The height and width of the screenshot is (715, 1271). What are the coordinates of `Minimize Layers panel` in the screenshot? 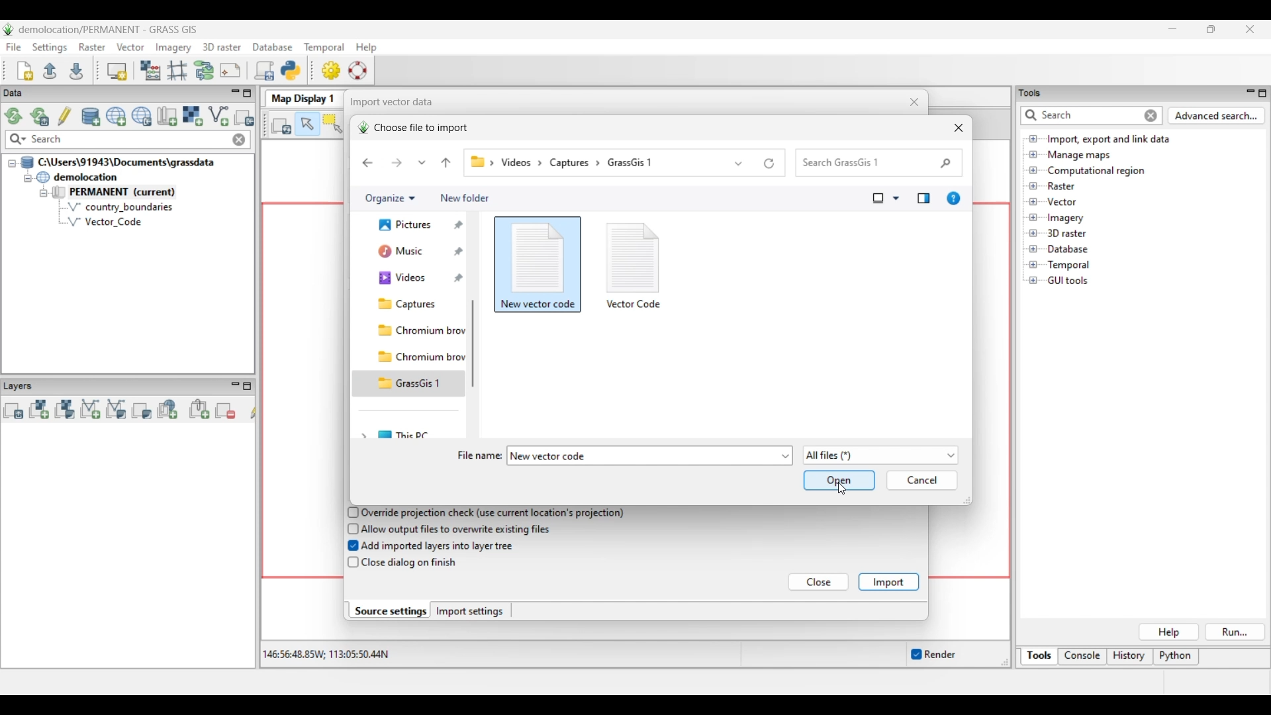 It's located at (235, 386).